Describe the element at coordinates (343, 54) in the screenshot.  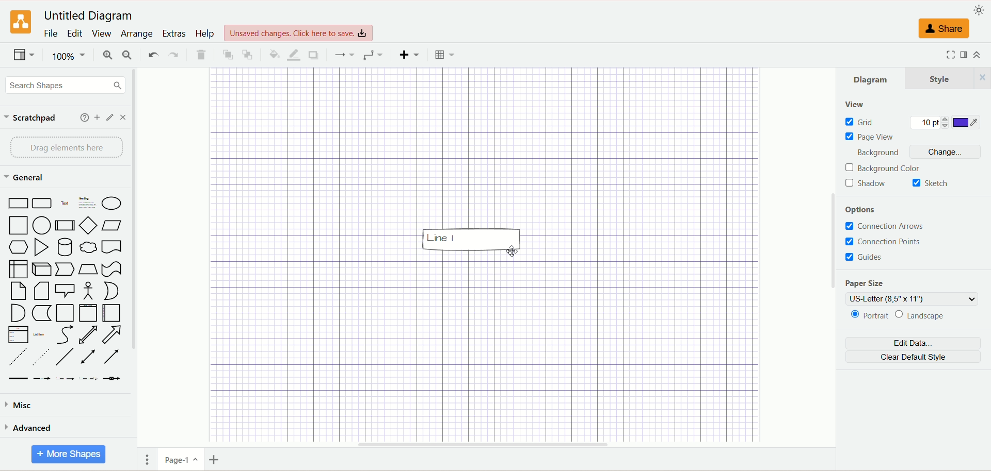
I see `connection` at that location.